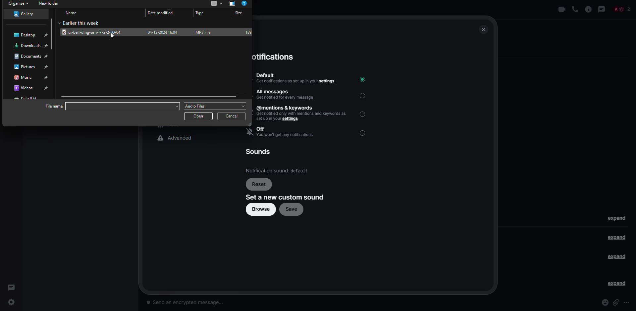 This screenshot has width=636, height=311. I want to click on File name, so click(111, 107).